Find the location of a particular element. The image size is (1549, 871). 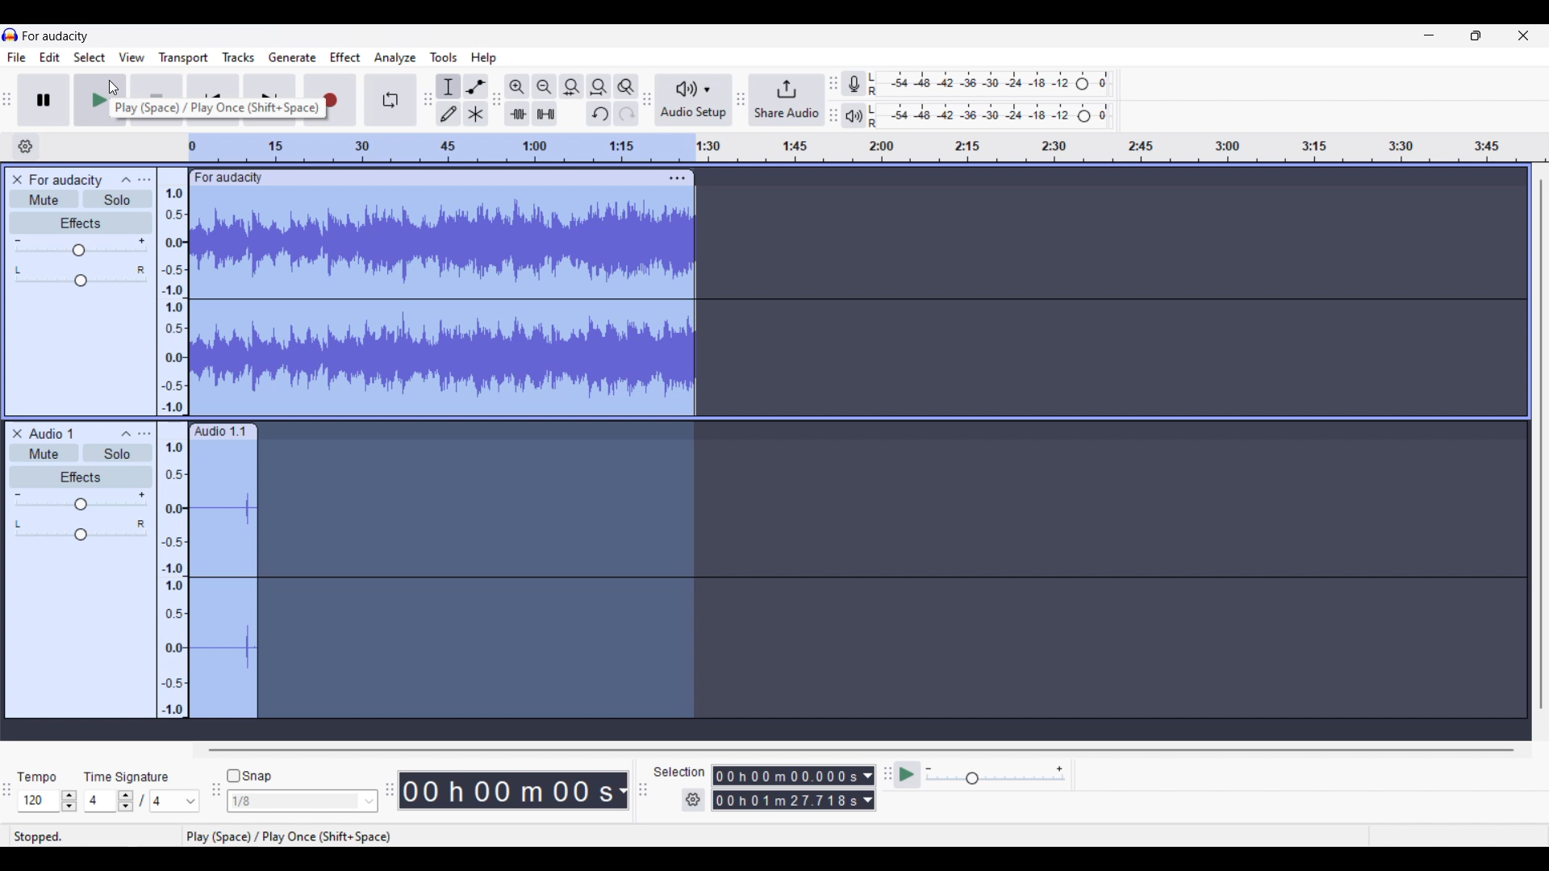

solo is located at coordinates (119, 452).